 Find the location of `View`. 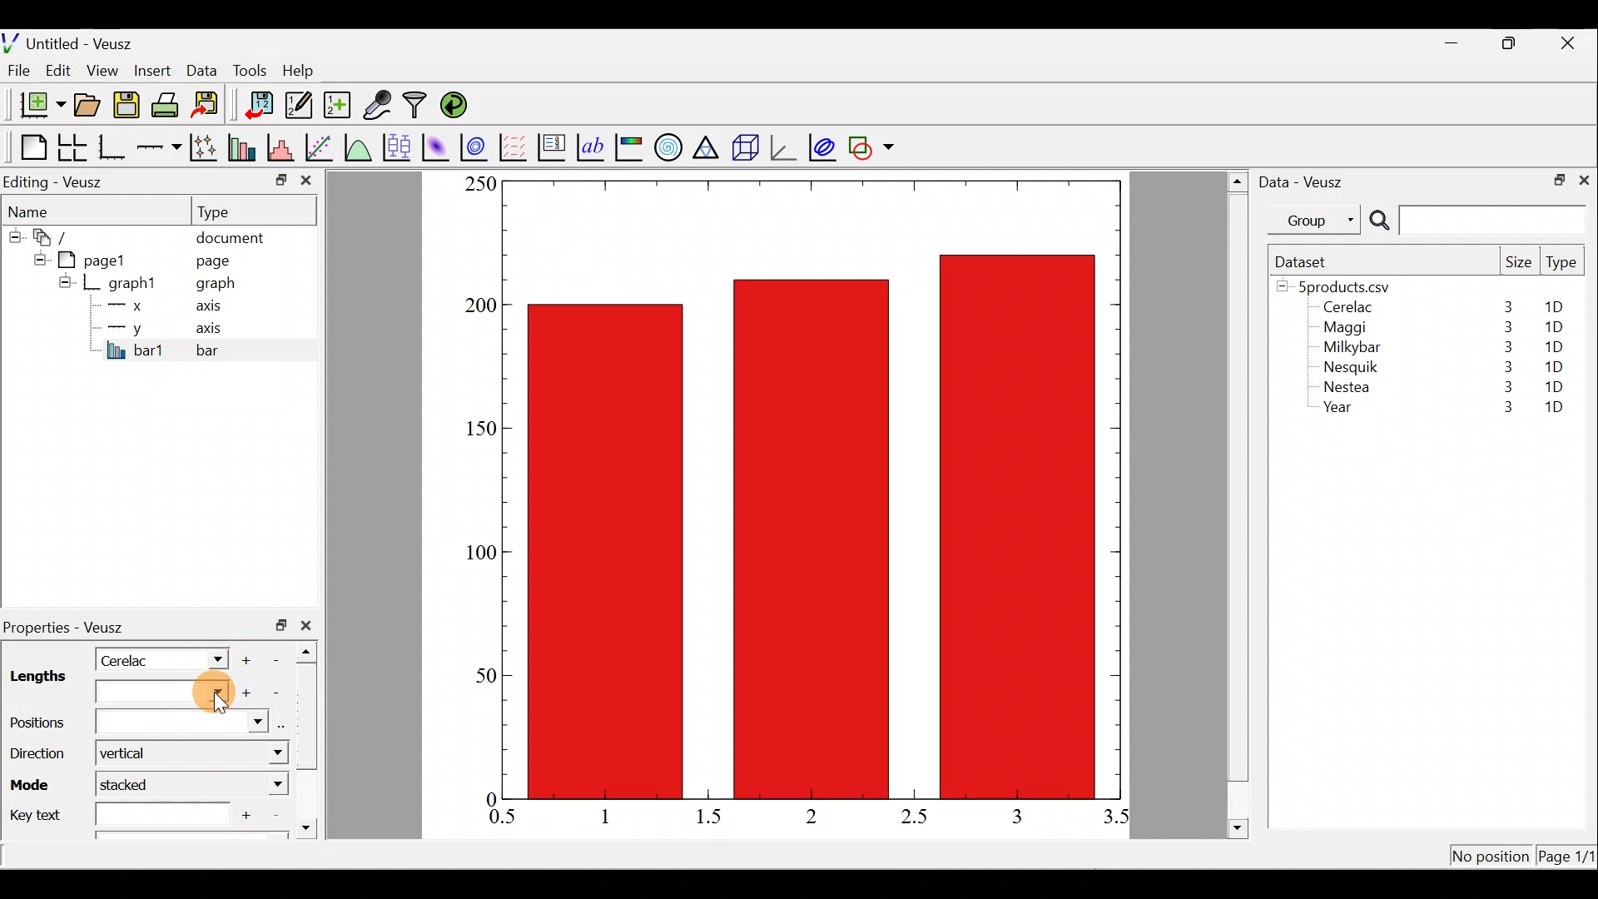

View is located at coordinates (106, 67).